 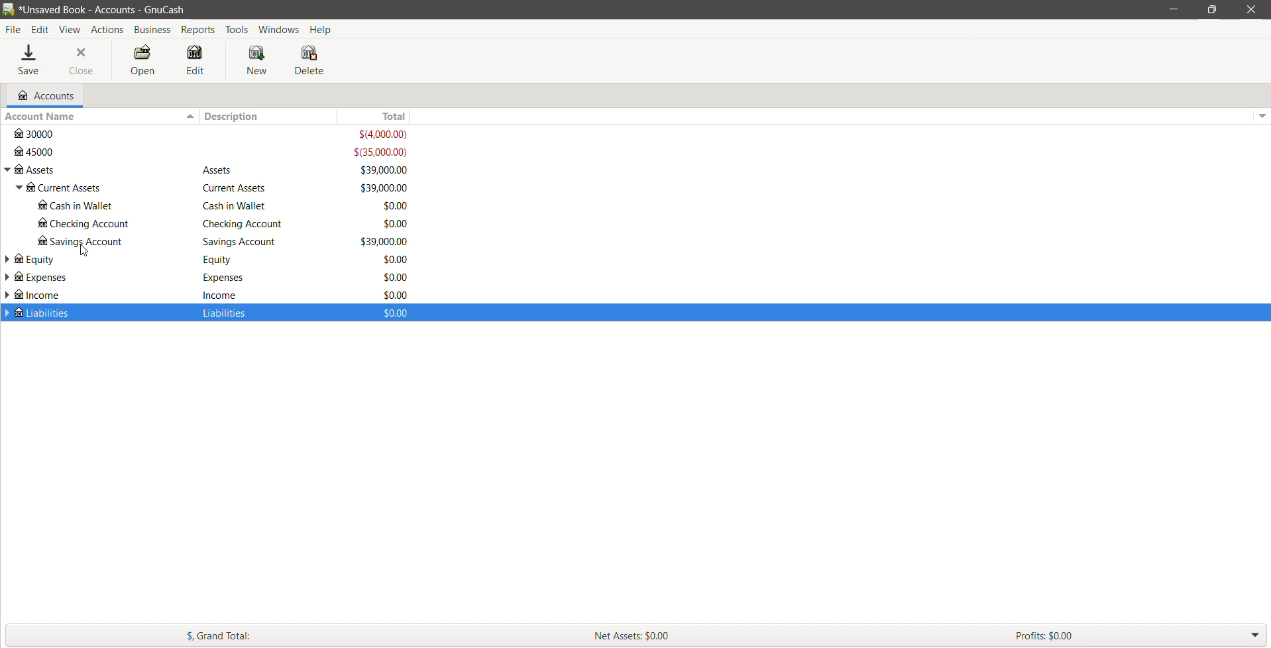 I want to click on Close, so click(x=1250, y=9).